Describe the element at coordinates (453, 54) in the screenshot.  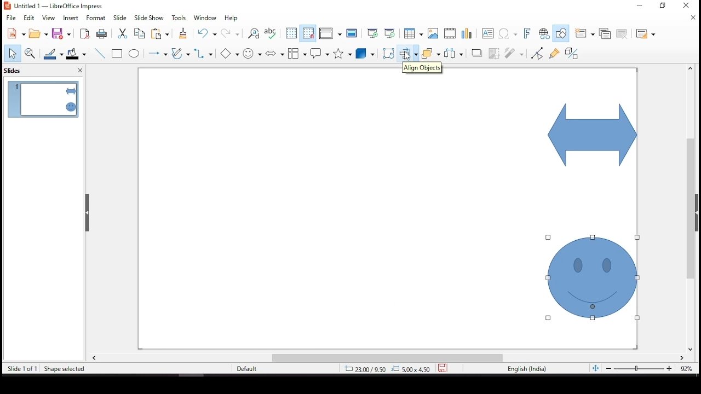
I see `distribute` at that location.